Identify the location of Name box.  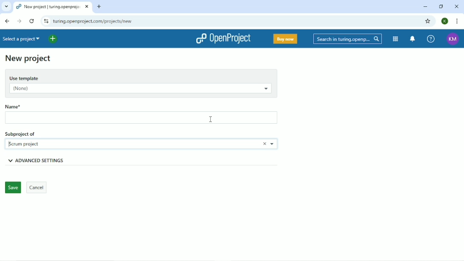
(142, 118).